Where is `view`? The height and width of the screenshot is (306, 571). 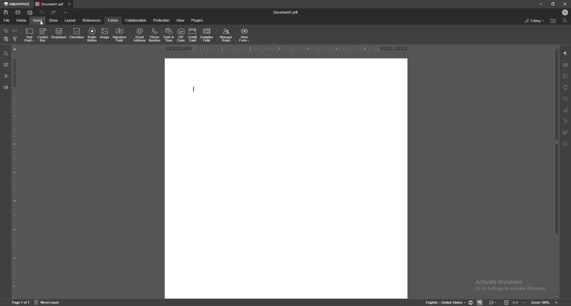 view is located at coordinates (181, 20).